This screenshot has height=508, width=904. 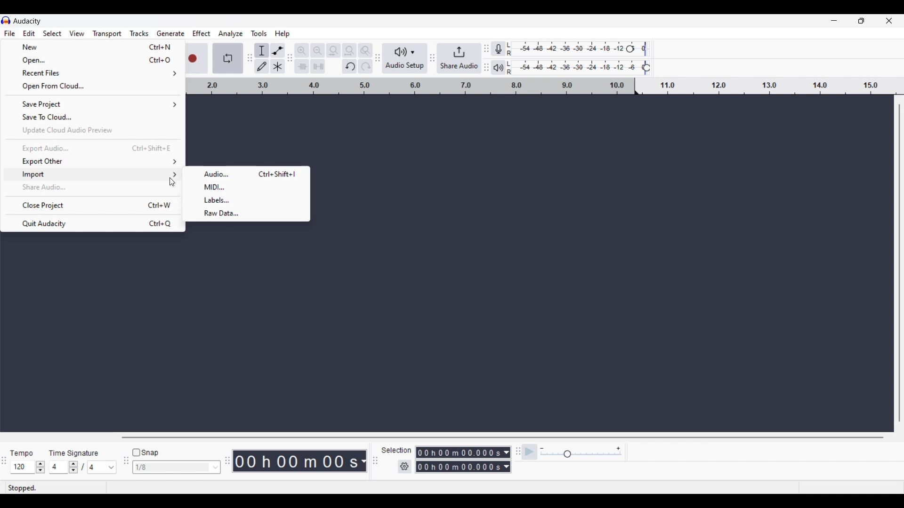 What do you see at coordinates (261, 66) in the screenshot?
I see `Darw tool` at bounding box center [261, 66].